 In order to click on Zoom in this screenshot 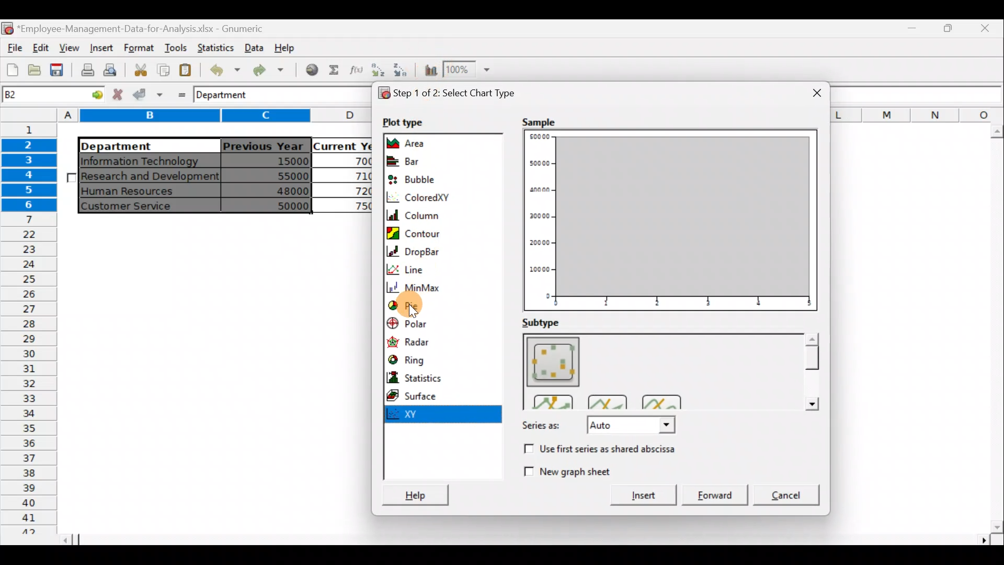, I will do `click(471, 70)`.